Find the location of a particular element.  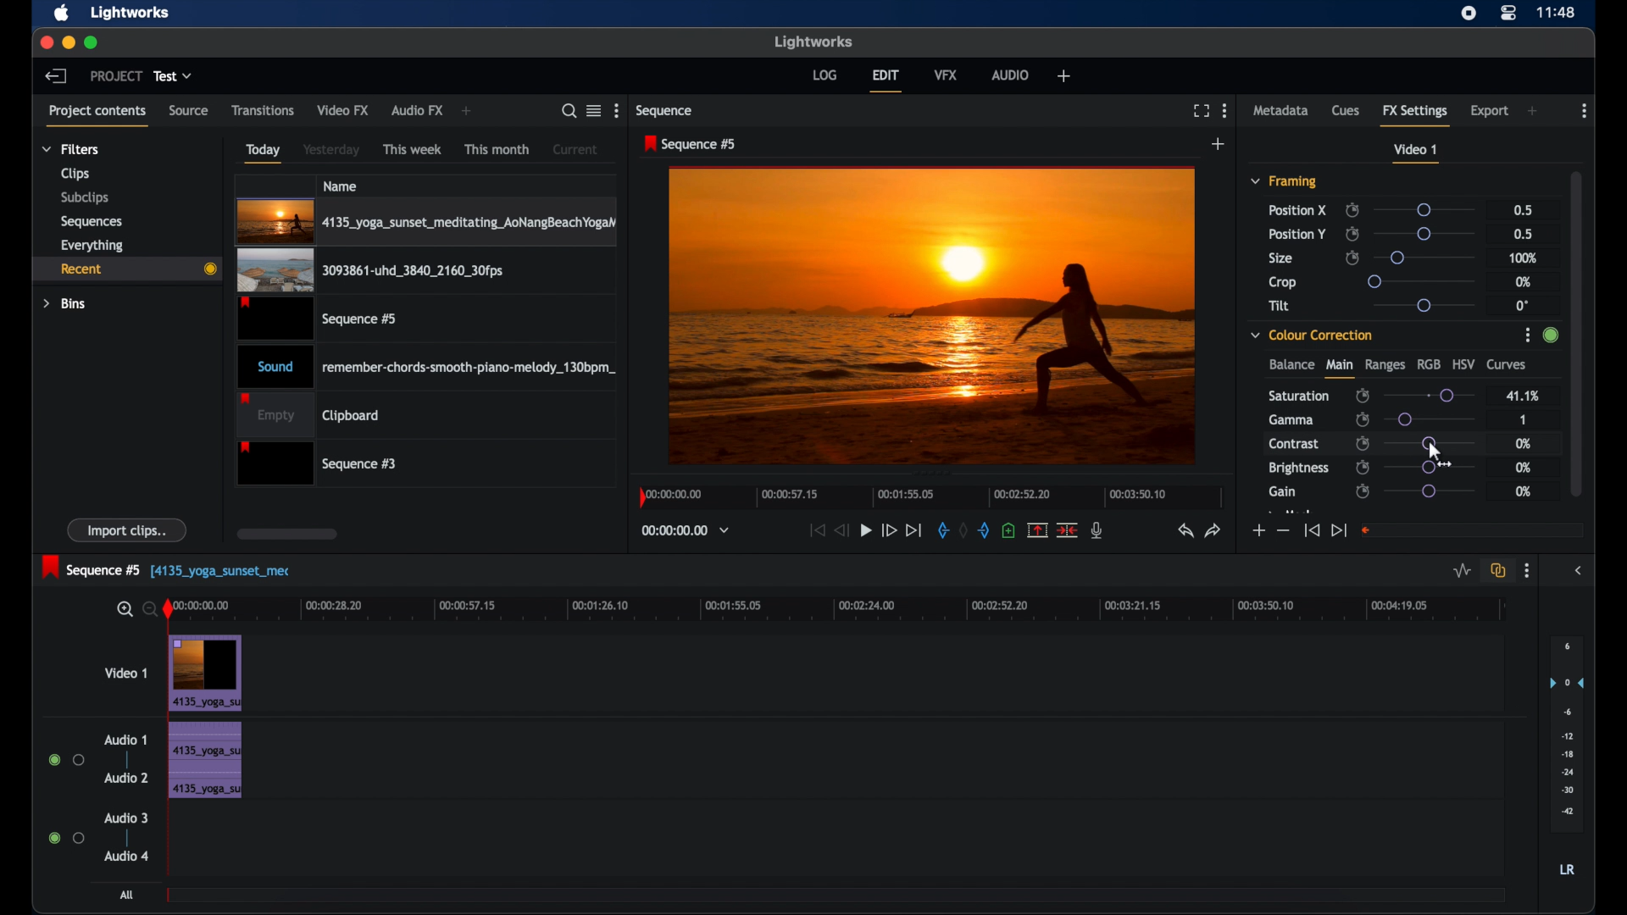

0% is located at coordinates (1524, 491).